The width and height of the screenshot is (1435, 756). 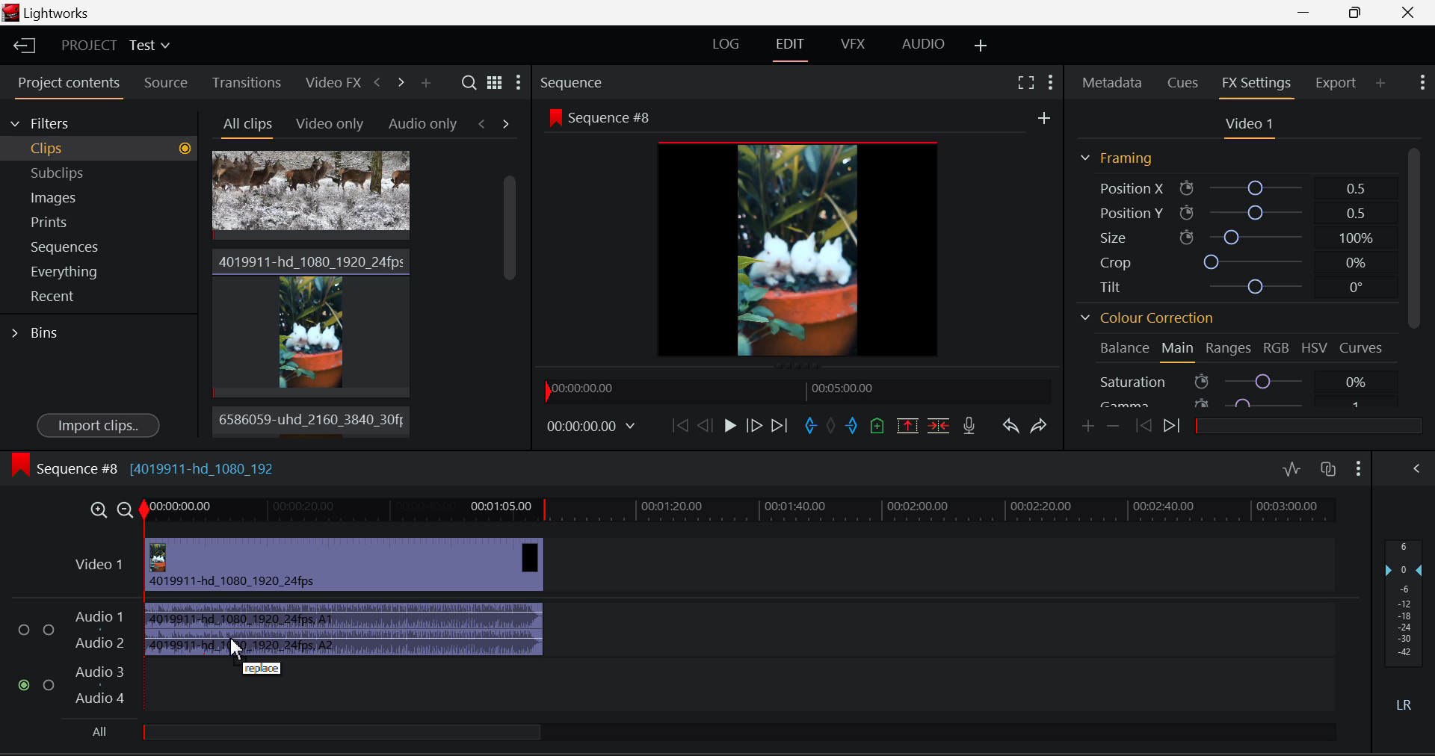 I want to click on Ranges, so click(x=1228, y=348).